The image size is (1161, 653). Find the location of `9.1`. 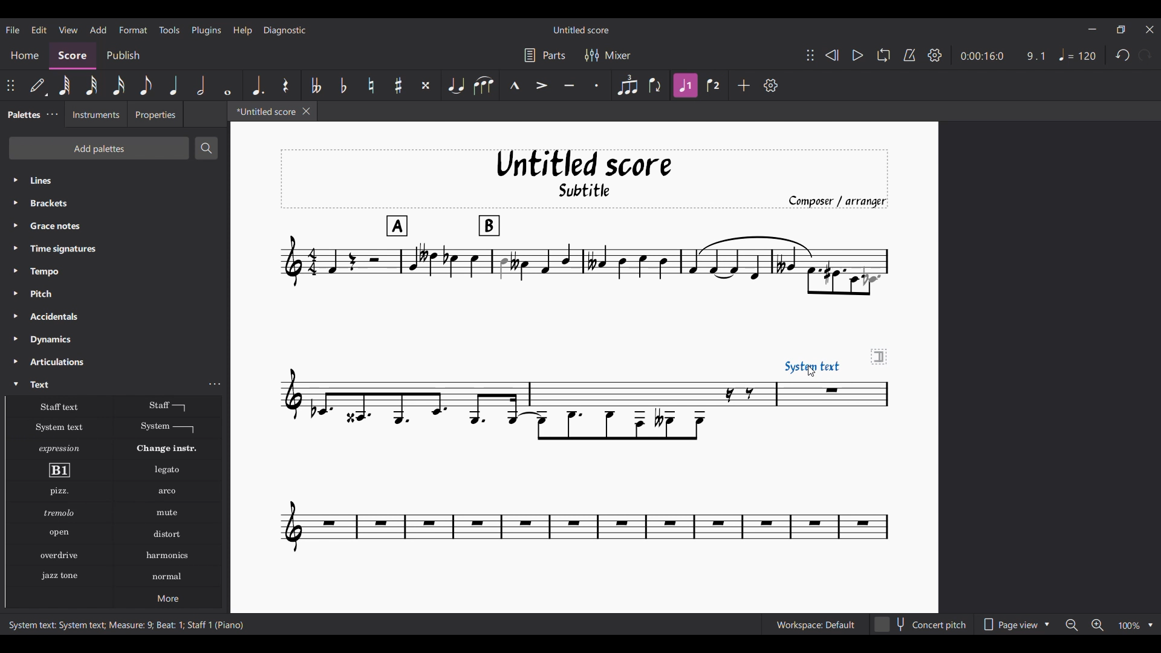

9.1 is located at coordinates (1035, 56).